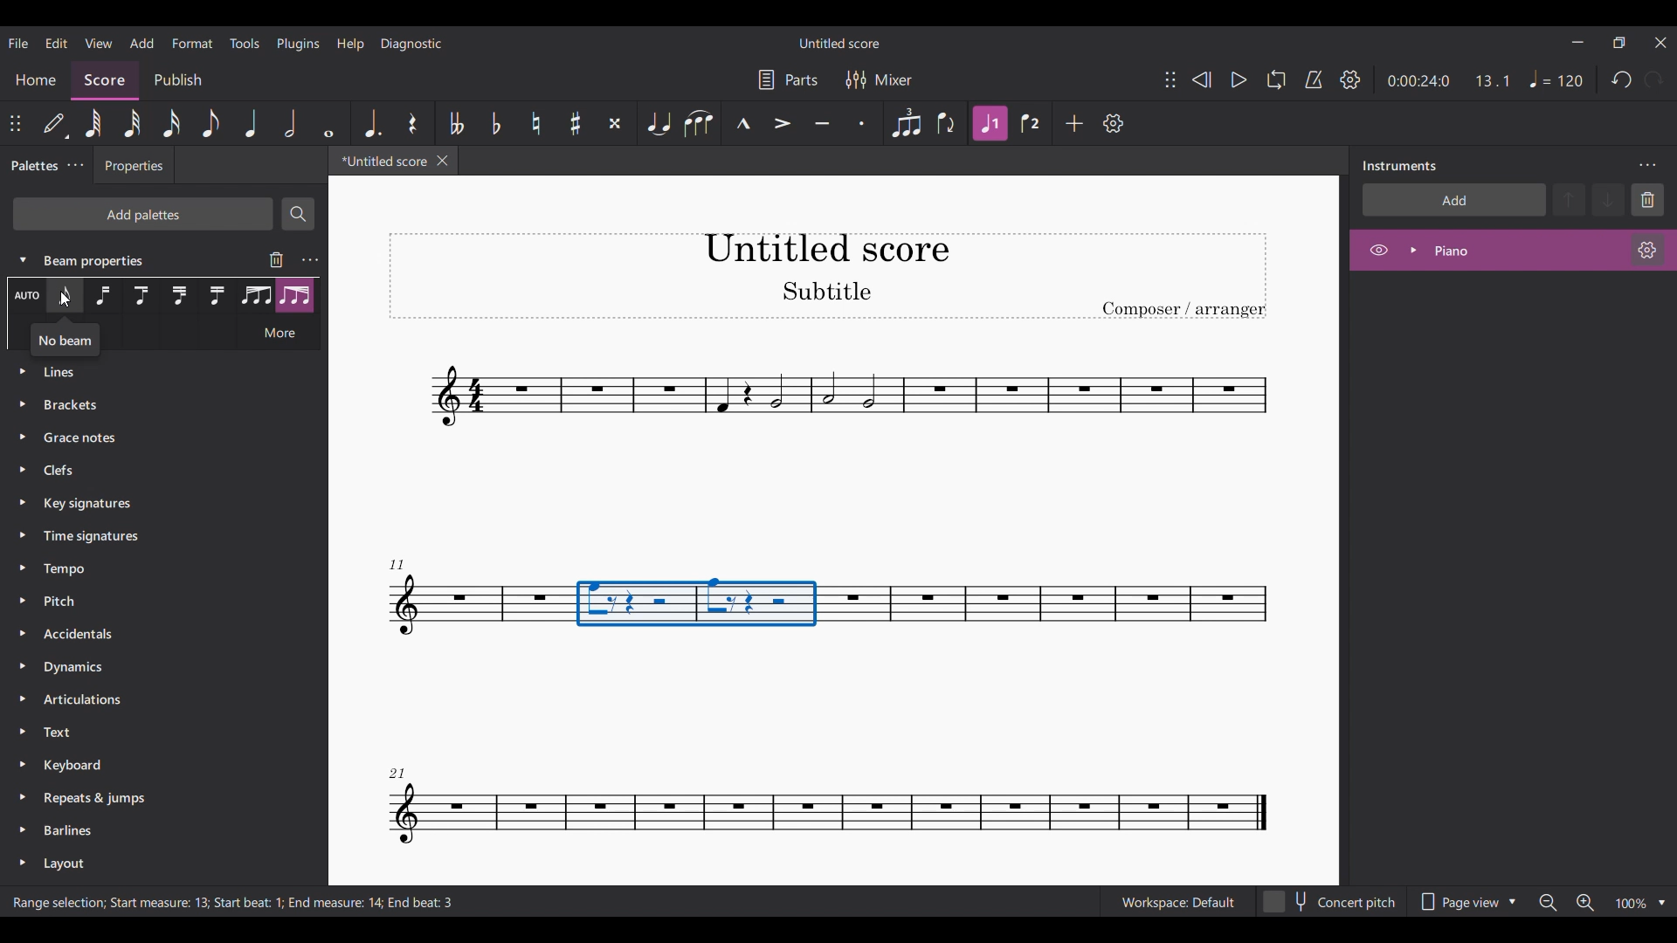 Image resolution: width=1677 pixels, height=943 pixels. What do you see at coordinates (1632, 903) in the screenshot?
I see `Current zoom factor` at bounding box center [1632, 903].